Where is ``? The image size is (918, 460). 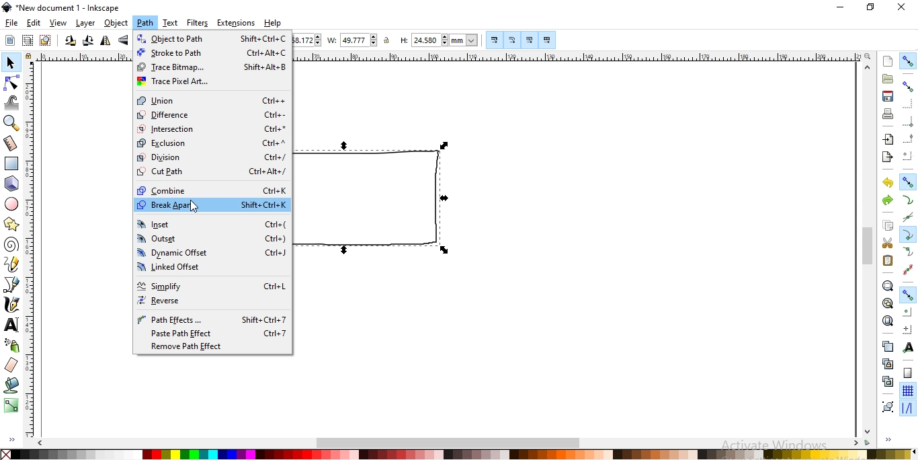  is located at coordinates (513, 39).